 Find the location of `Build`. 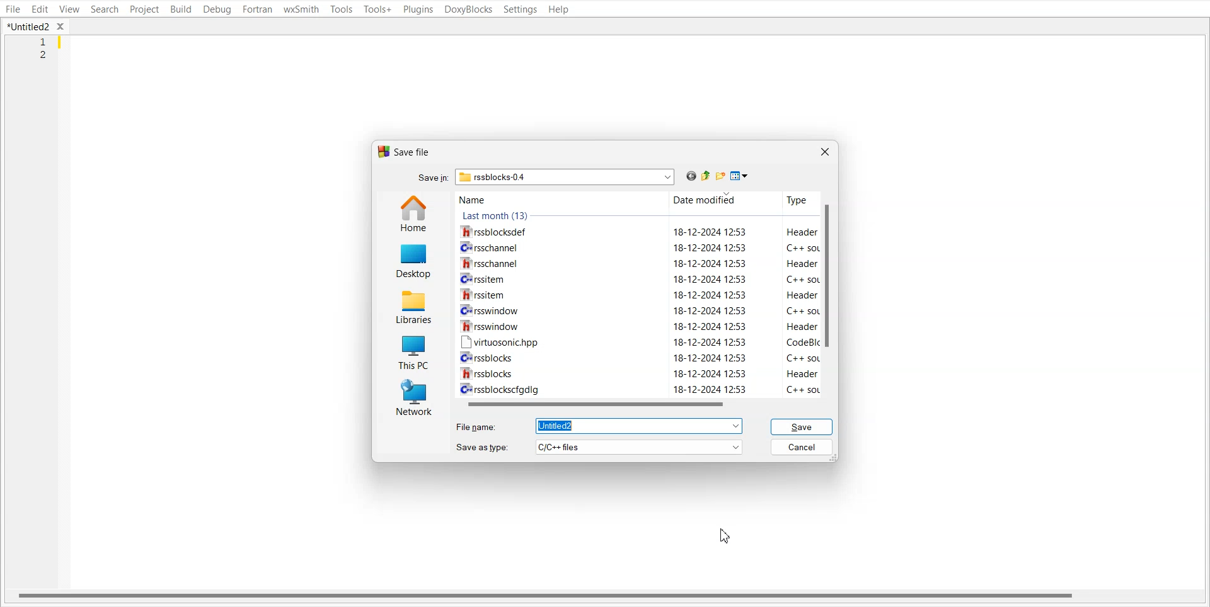

Build is located at coordinates (180, 9).